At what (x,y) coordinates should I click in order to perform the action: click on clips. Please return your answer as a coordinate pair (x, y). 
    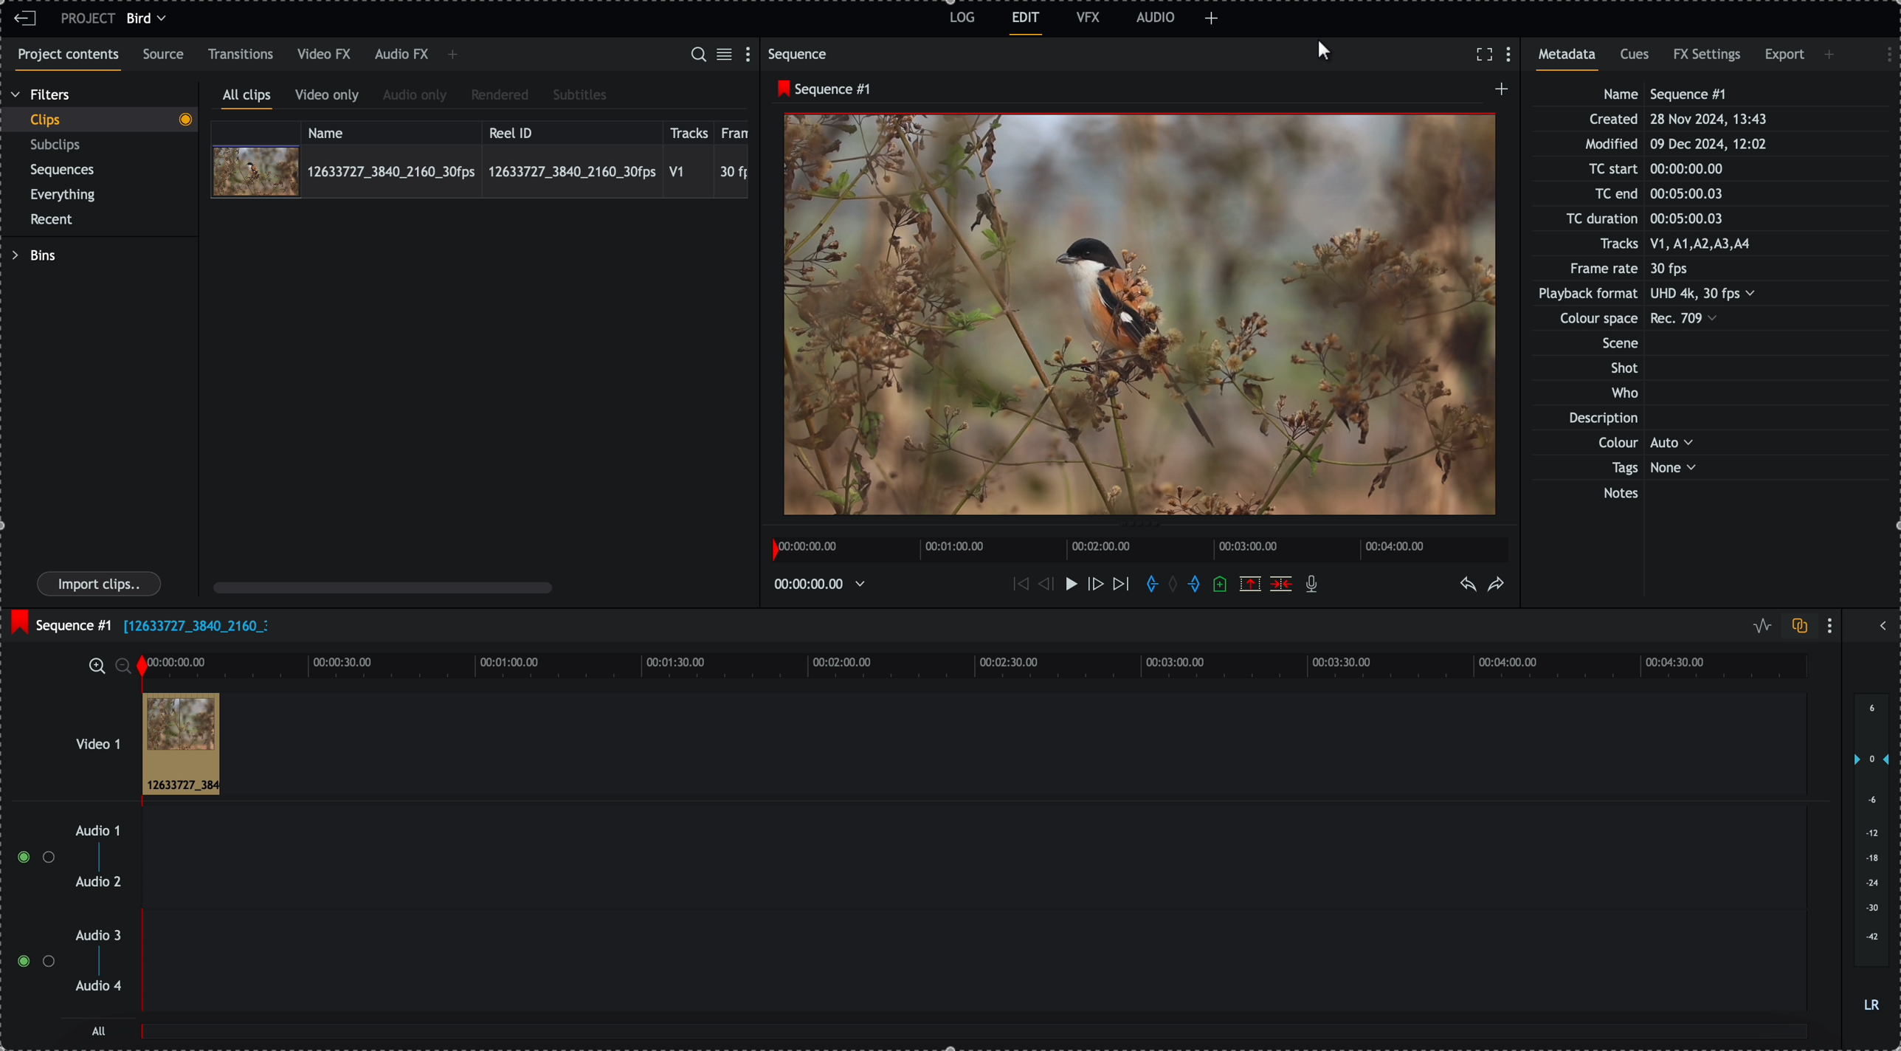
    Looking at the image, I should click on (99, 120).